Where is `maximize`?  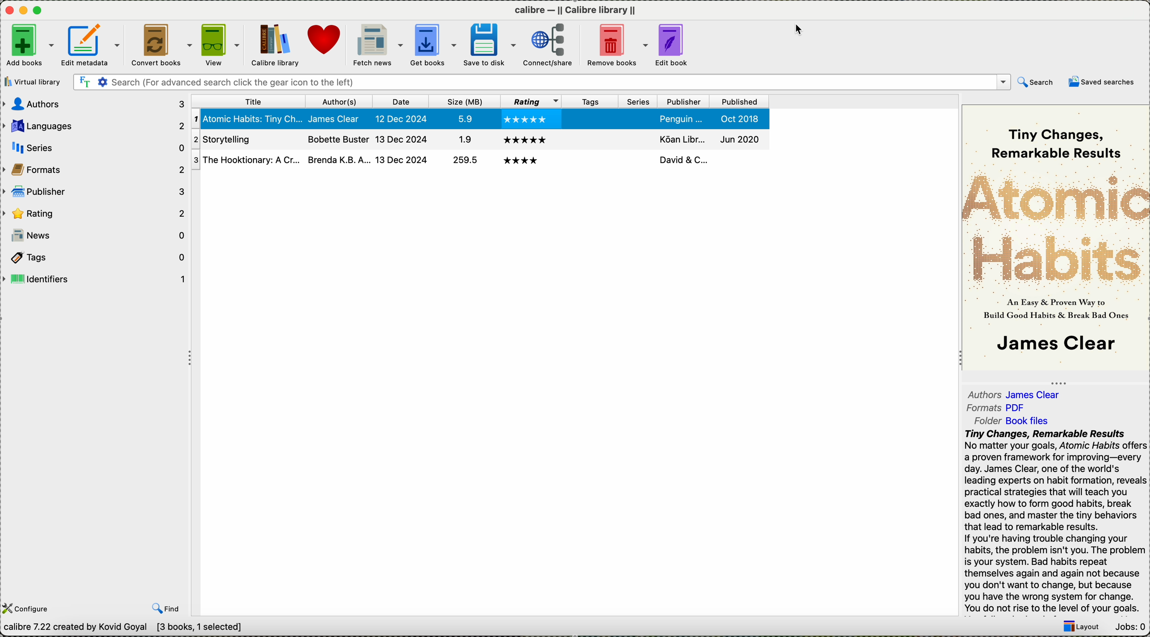 maximize is located at coordinates (39, 11).